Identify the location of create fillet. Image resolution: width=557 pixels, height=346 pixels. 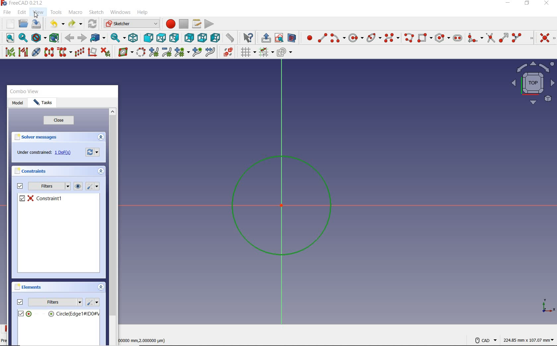
(474, 38).